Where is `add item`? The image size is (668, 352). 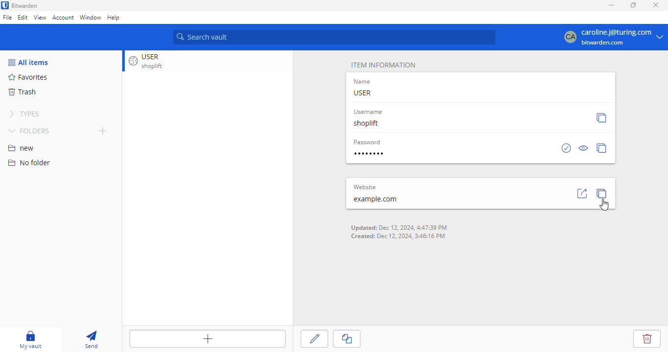 add item is located at coordinates (207, 338).